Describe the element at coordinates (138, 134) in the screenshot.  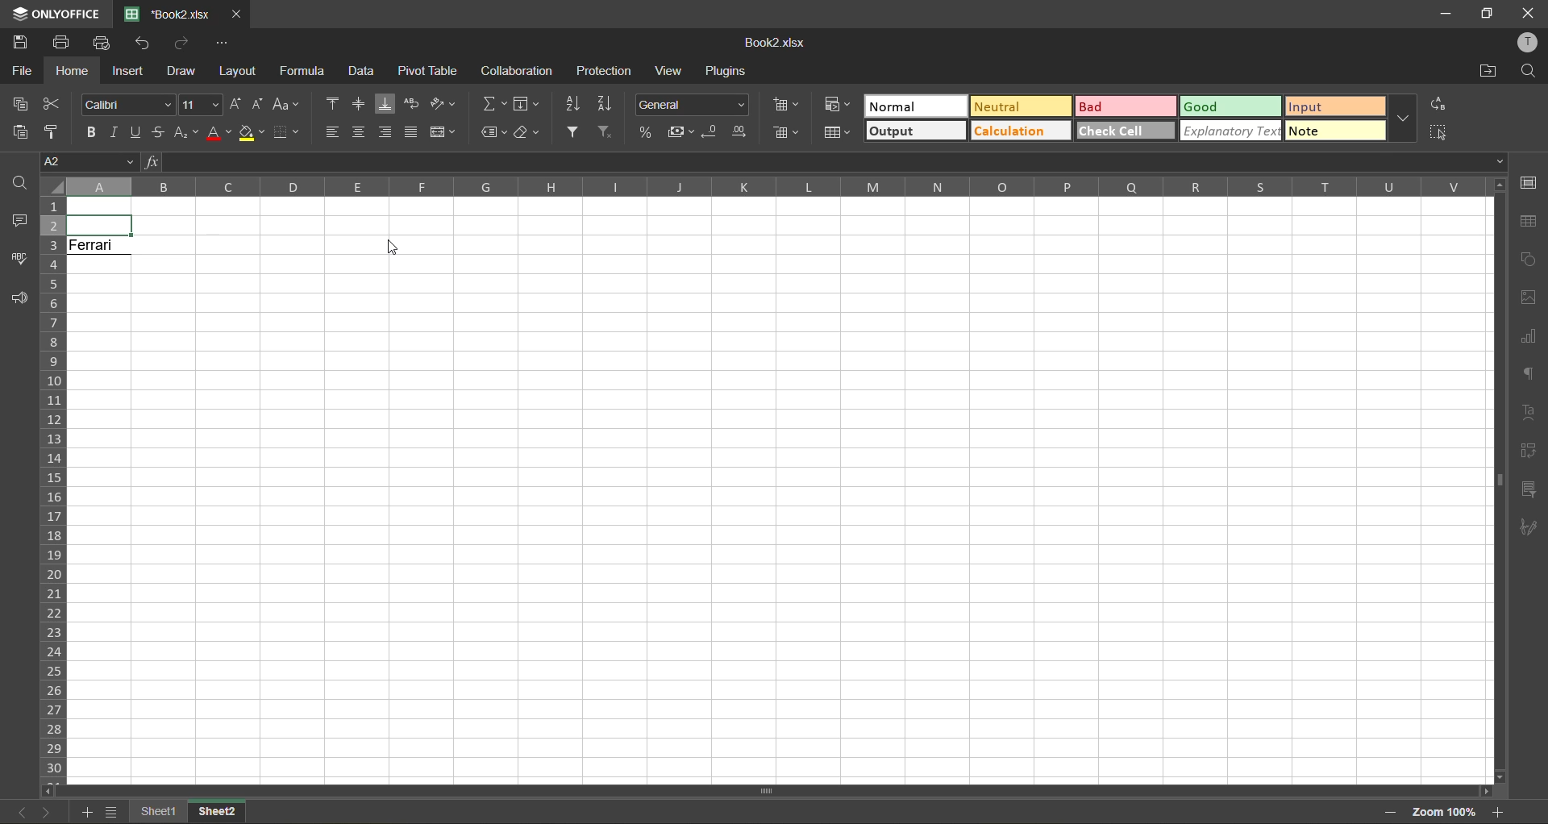
I see `underline` at that location.